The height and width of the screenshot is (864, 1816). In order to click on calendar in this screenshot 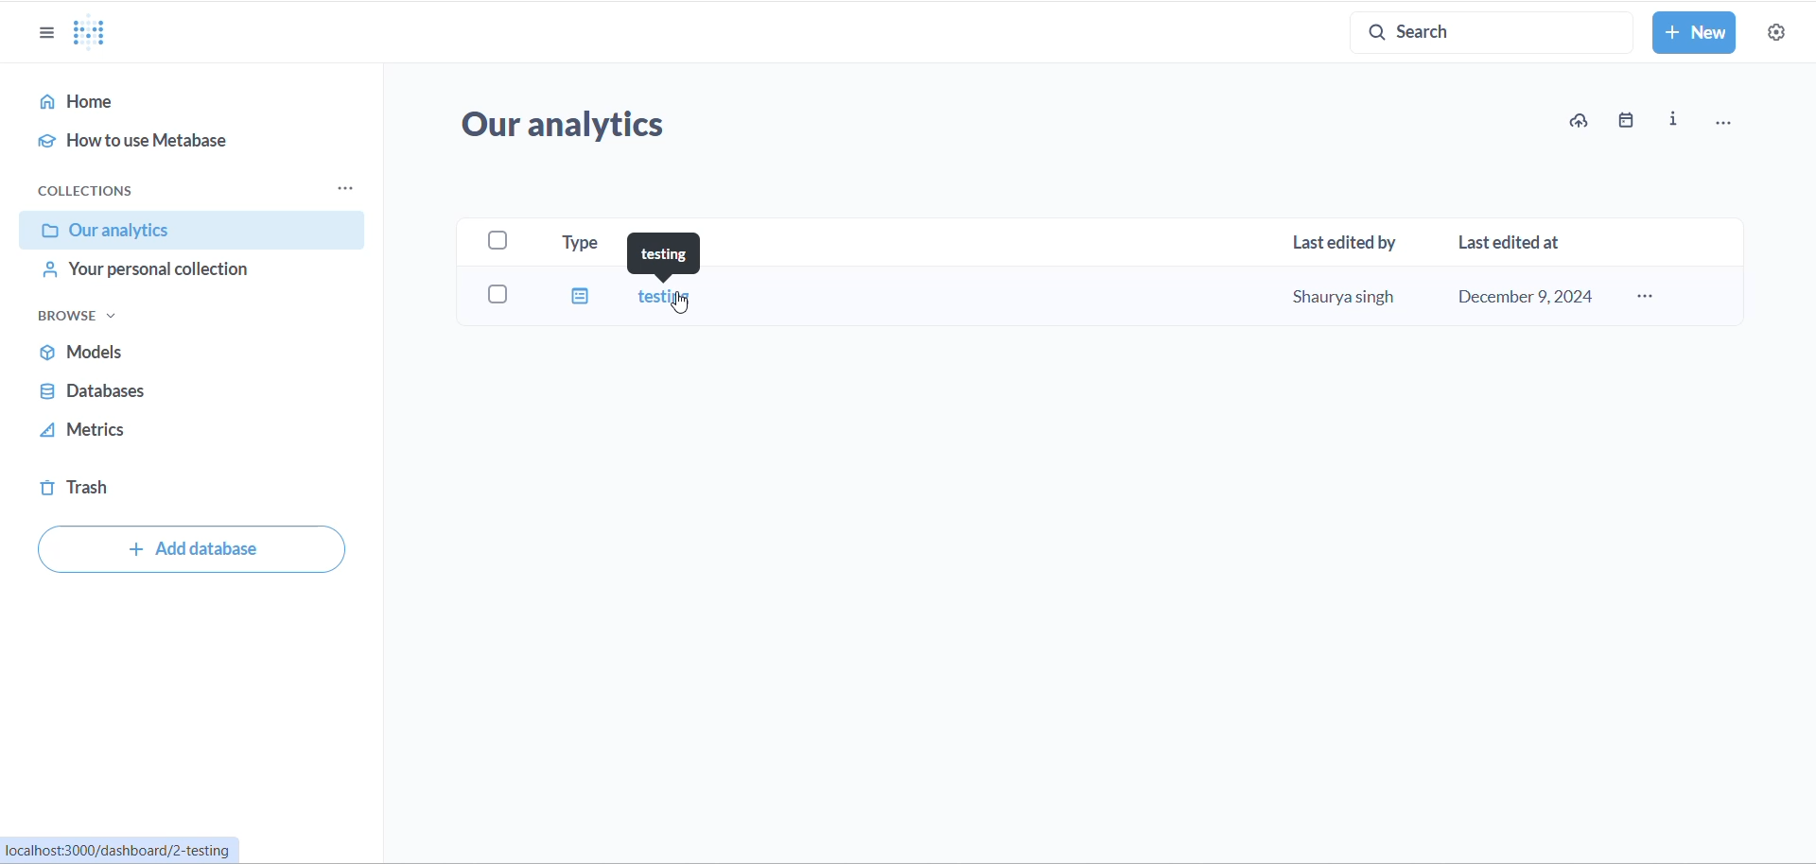, I will do `click(1633, 119)`.